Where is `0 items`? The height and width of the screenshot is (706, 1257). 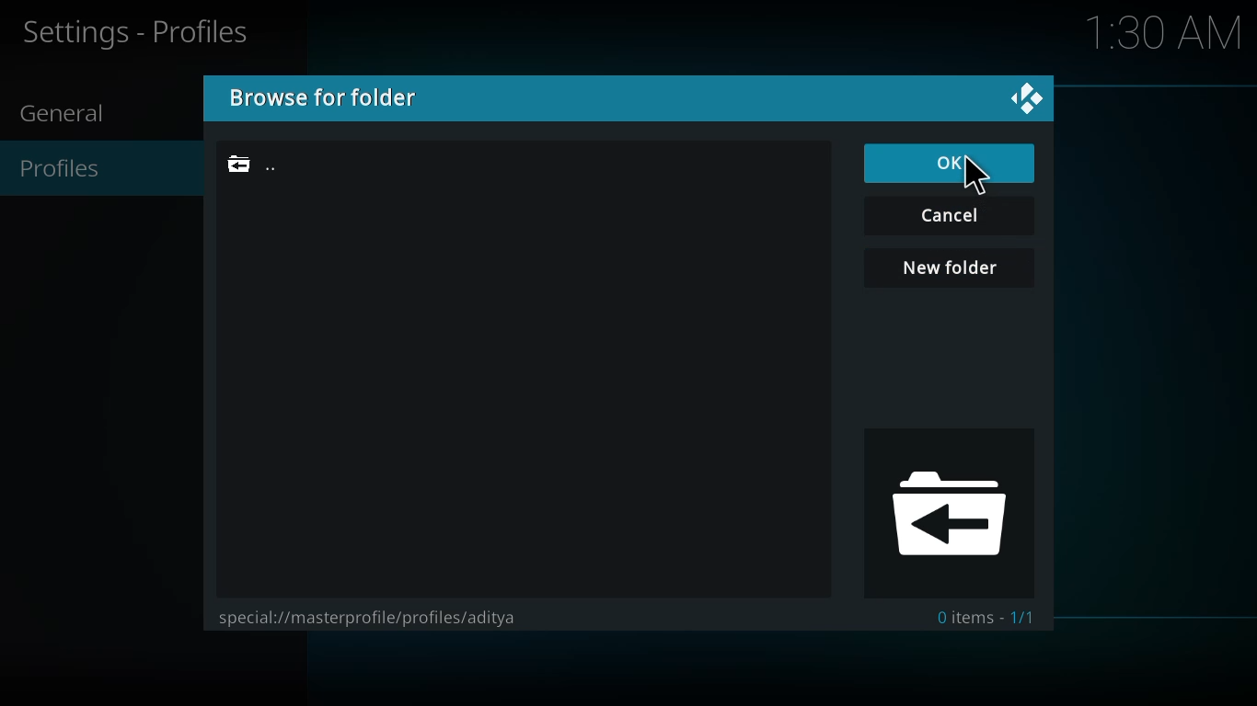
0 items is located at coordinates (986, 614).